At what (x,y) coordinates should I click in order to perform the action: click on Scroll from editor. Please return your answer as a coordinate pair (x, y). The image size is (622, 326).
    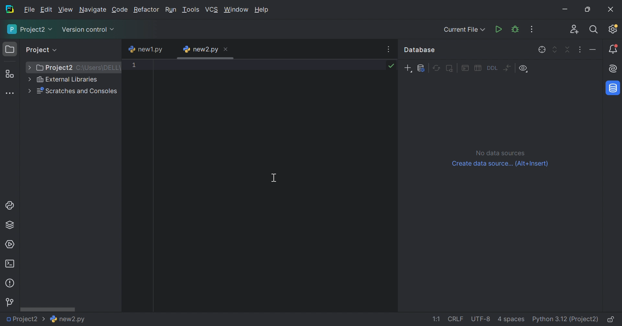
    Looking at the image, I should click on (542, 50).